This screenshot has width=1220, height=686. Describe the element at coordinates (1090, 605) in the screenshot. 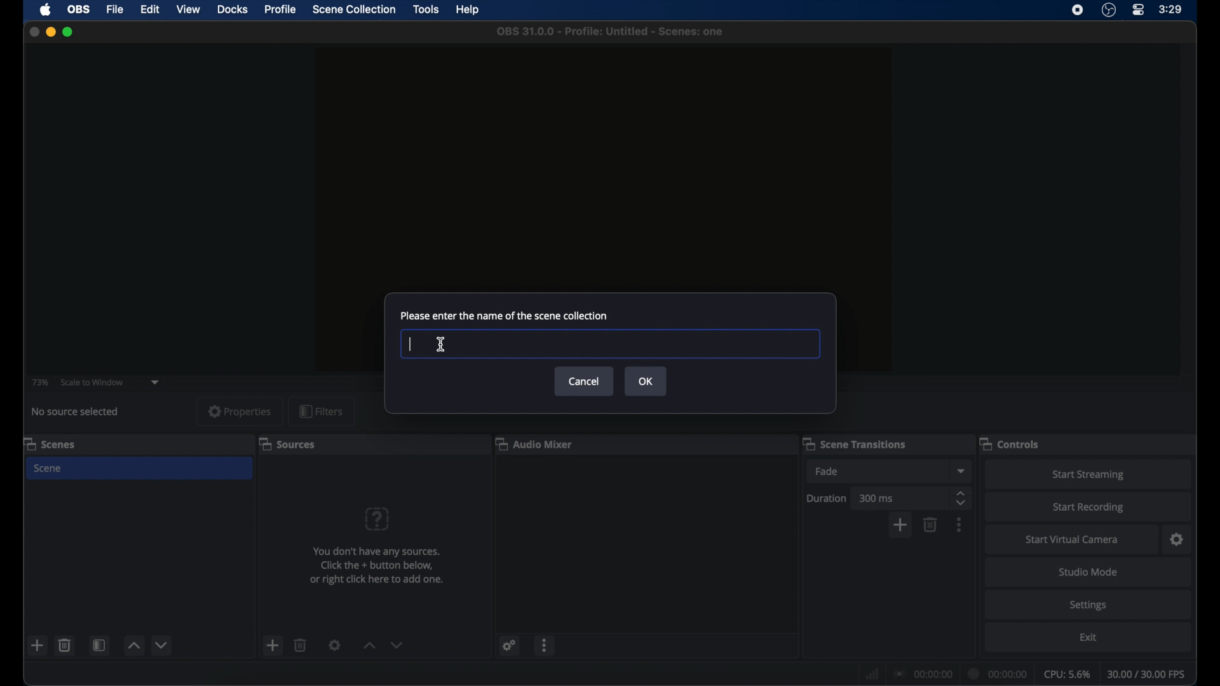

I see `settings` at that location.